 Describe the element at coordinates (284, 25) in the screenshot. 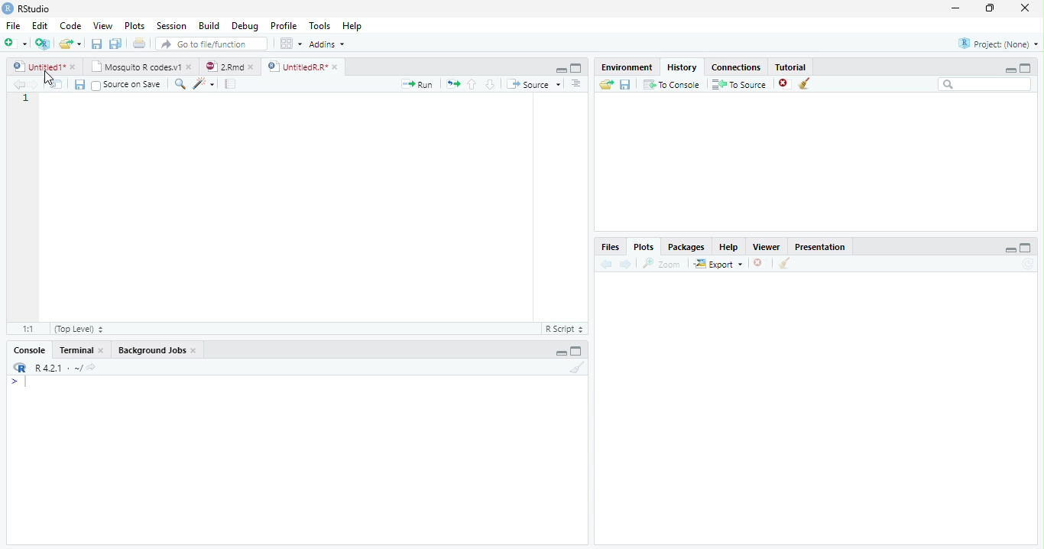

I see `Profile` at that location.